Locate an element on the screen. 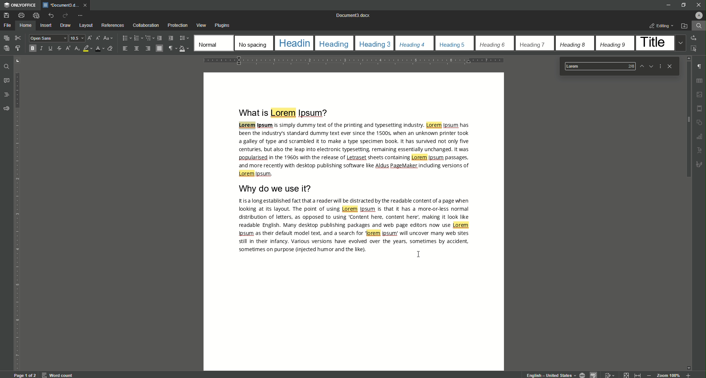 The height and width of the screenshot is (378, 706). Strikethrough is located at coordinates (59, 49).